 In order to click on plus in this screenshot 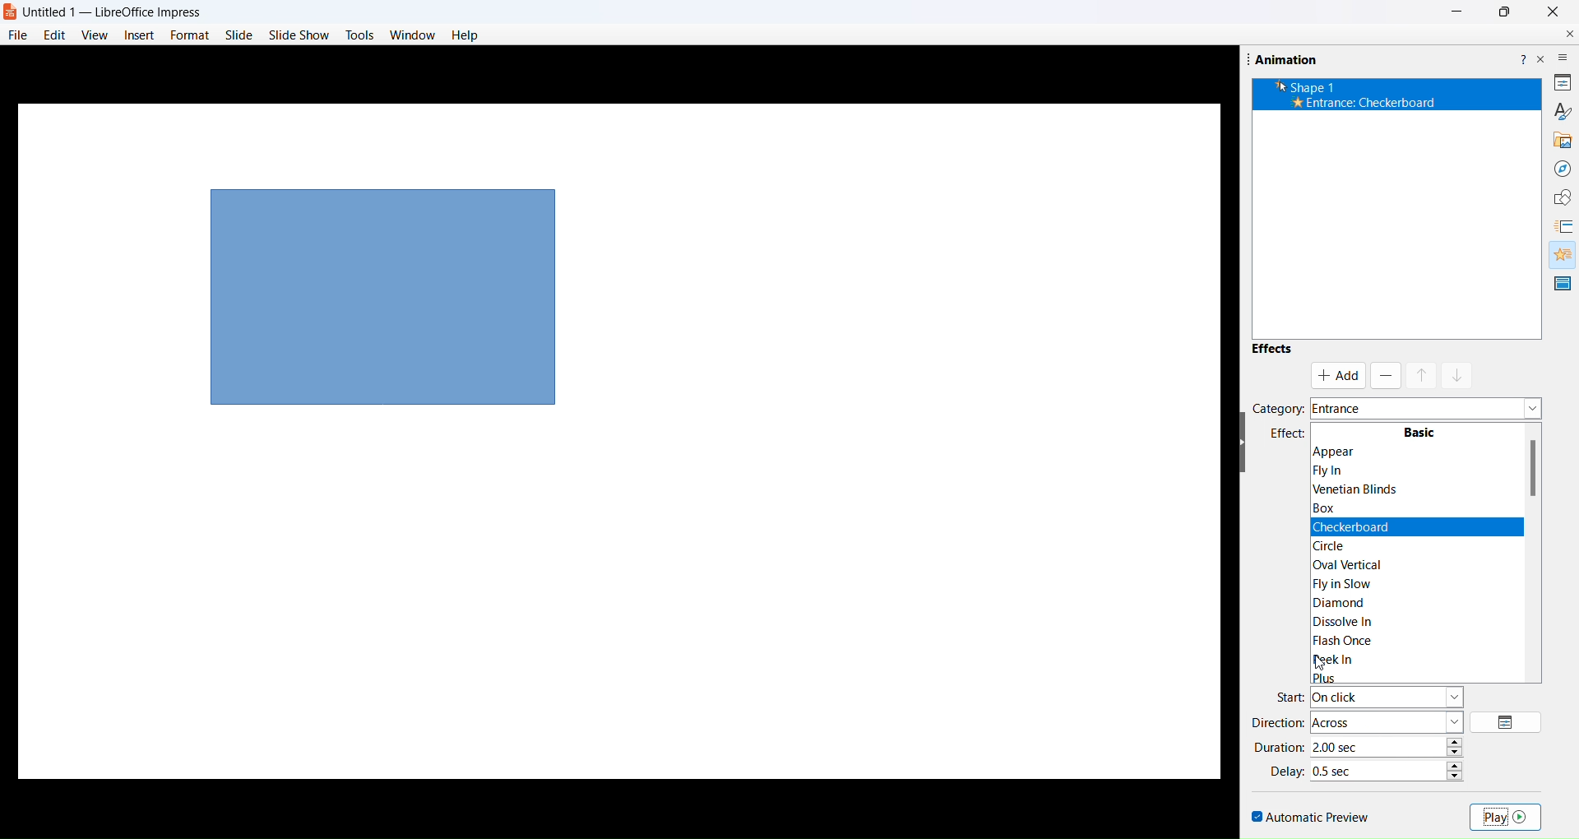, I will do `click(1334, 678)`.